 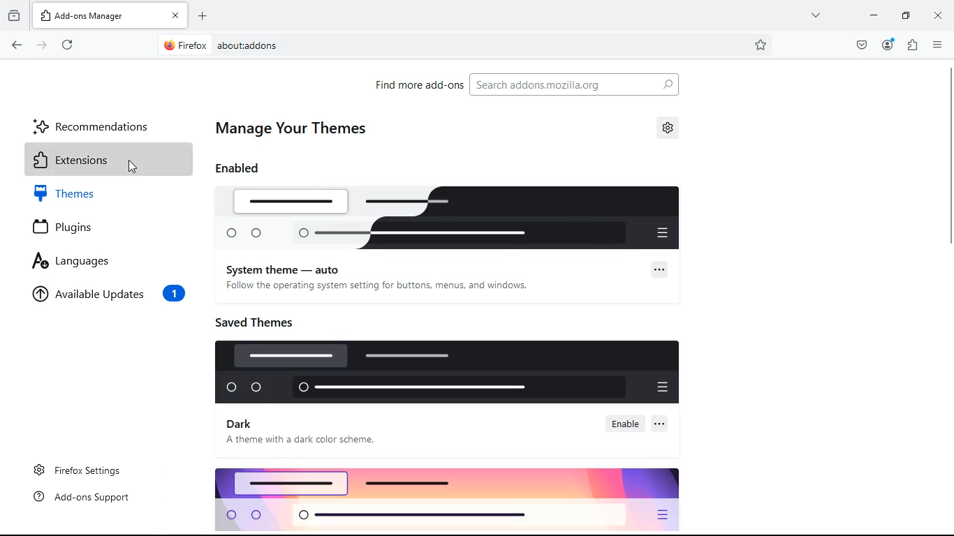 I want to click on available updates, so click(x=108, y=295).